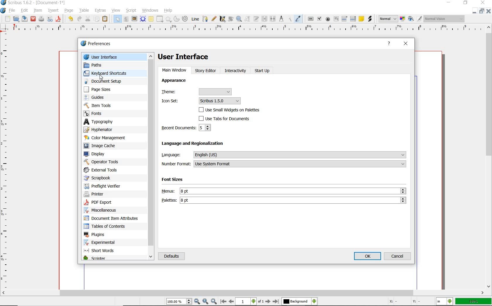  I want to click on toggle color management, so click(402, 19).